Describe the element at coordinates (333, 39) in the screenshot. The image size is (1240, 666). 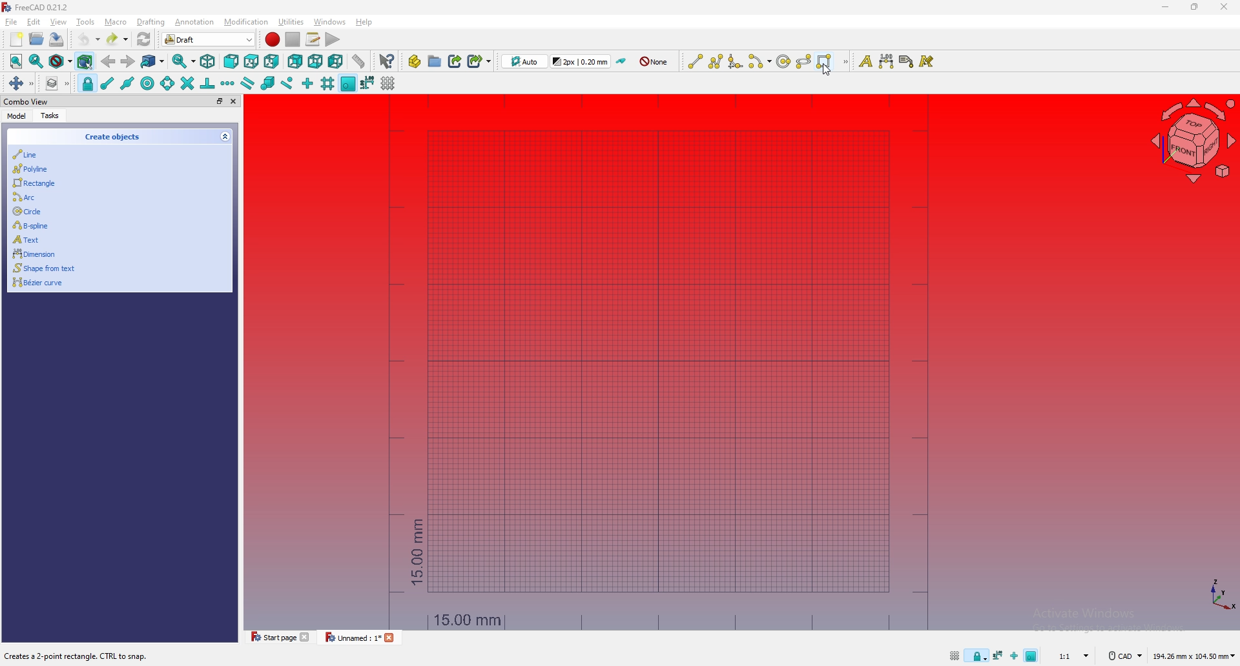
I see `execute macro` at that location.